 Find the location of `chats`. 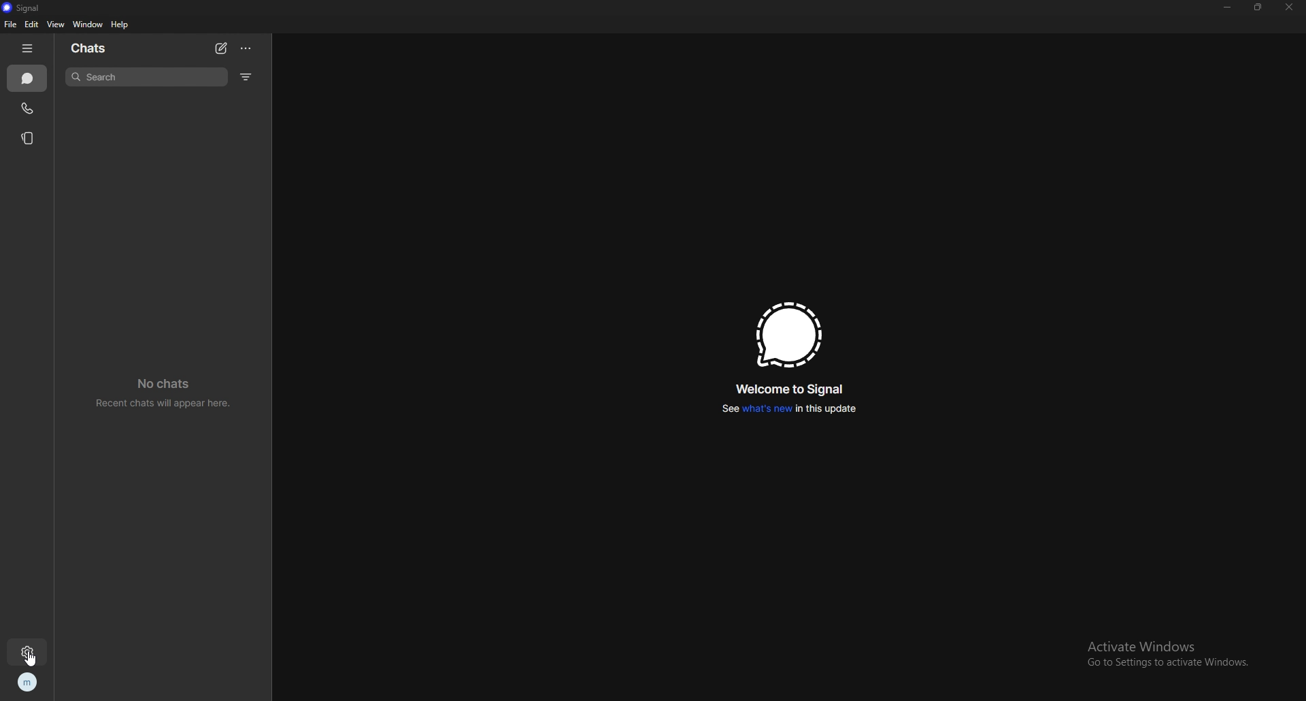

chats is located at coordinates (28, 79).